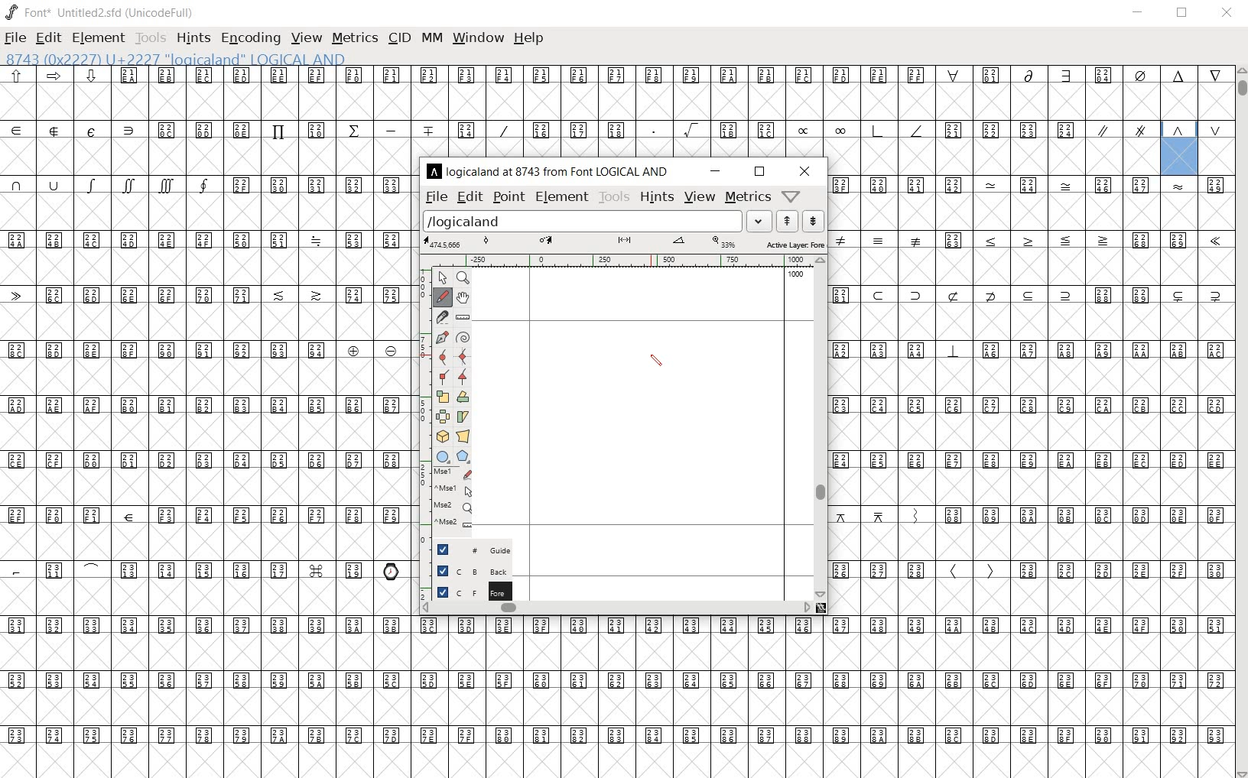 The height and width of the screenshot is (778, 1248). What do you see at coordinates (466, 397) in the screenshot?
I see `flip the selection` at bounding box center [466, 397].